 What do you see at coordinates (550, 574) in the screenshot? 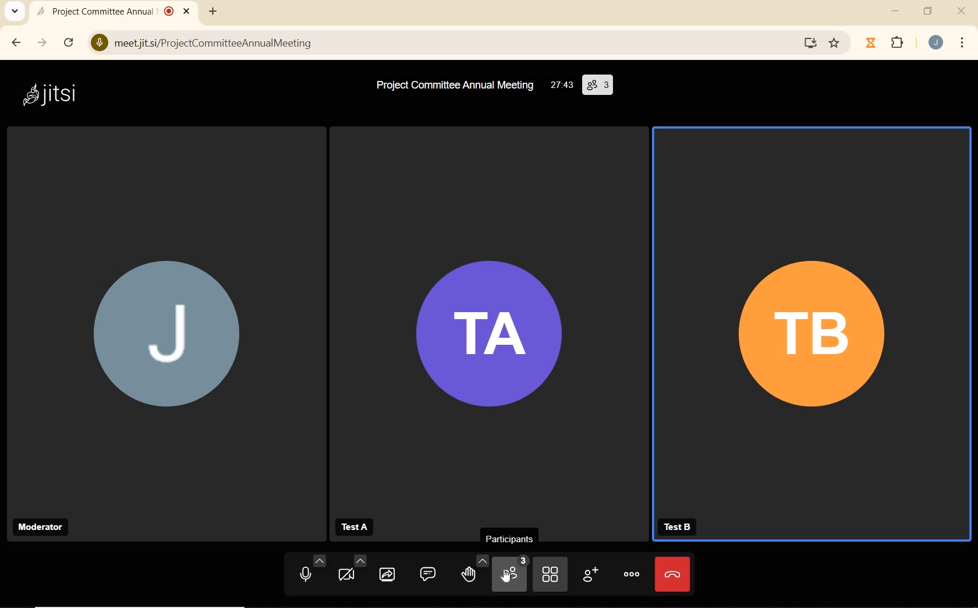
I see `TOGGLE TILE VIEW` at bounding box center [550, 574].